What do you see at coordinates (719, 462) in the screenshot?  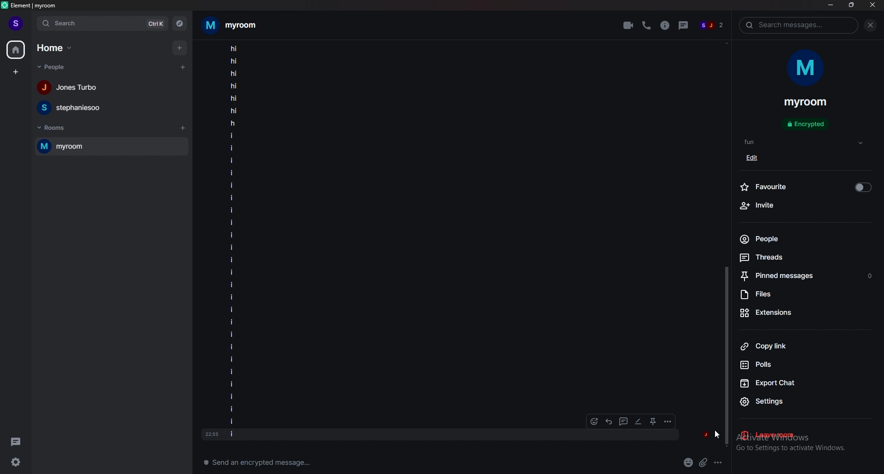 I see `options` at bounding box center [719, 462].